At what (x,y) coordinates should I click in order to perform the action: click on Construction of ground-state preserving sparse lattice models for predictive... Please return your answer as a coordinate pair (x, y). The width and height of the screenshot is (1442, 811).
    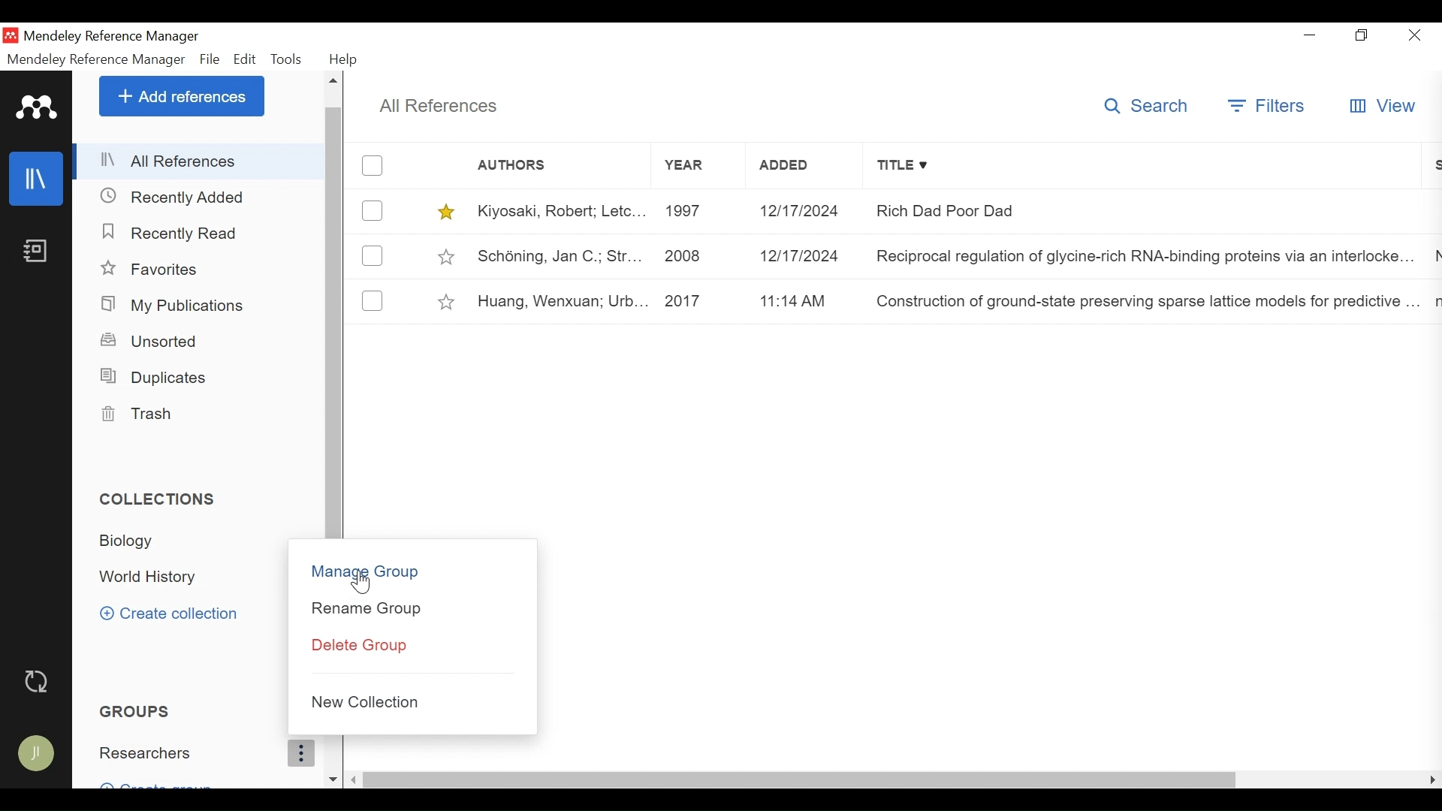
    Looking at the image, I should click on (1146, 300).